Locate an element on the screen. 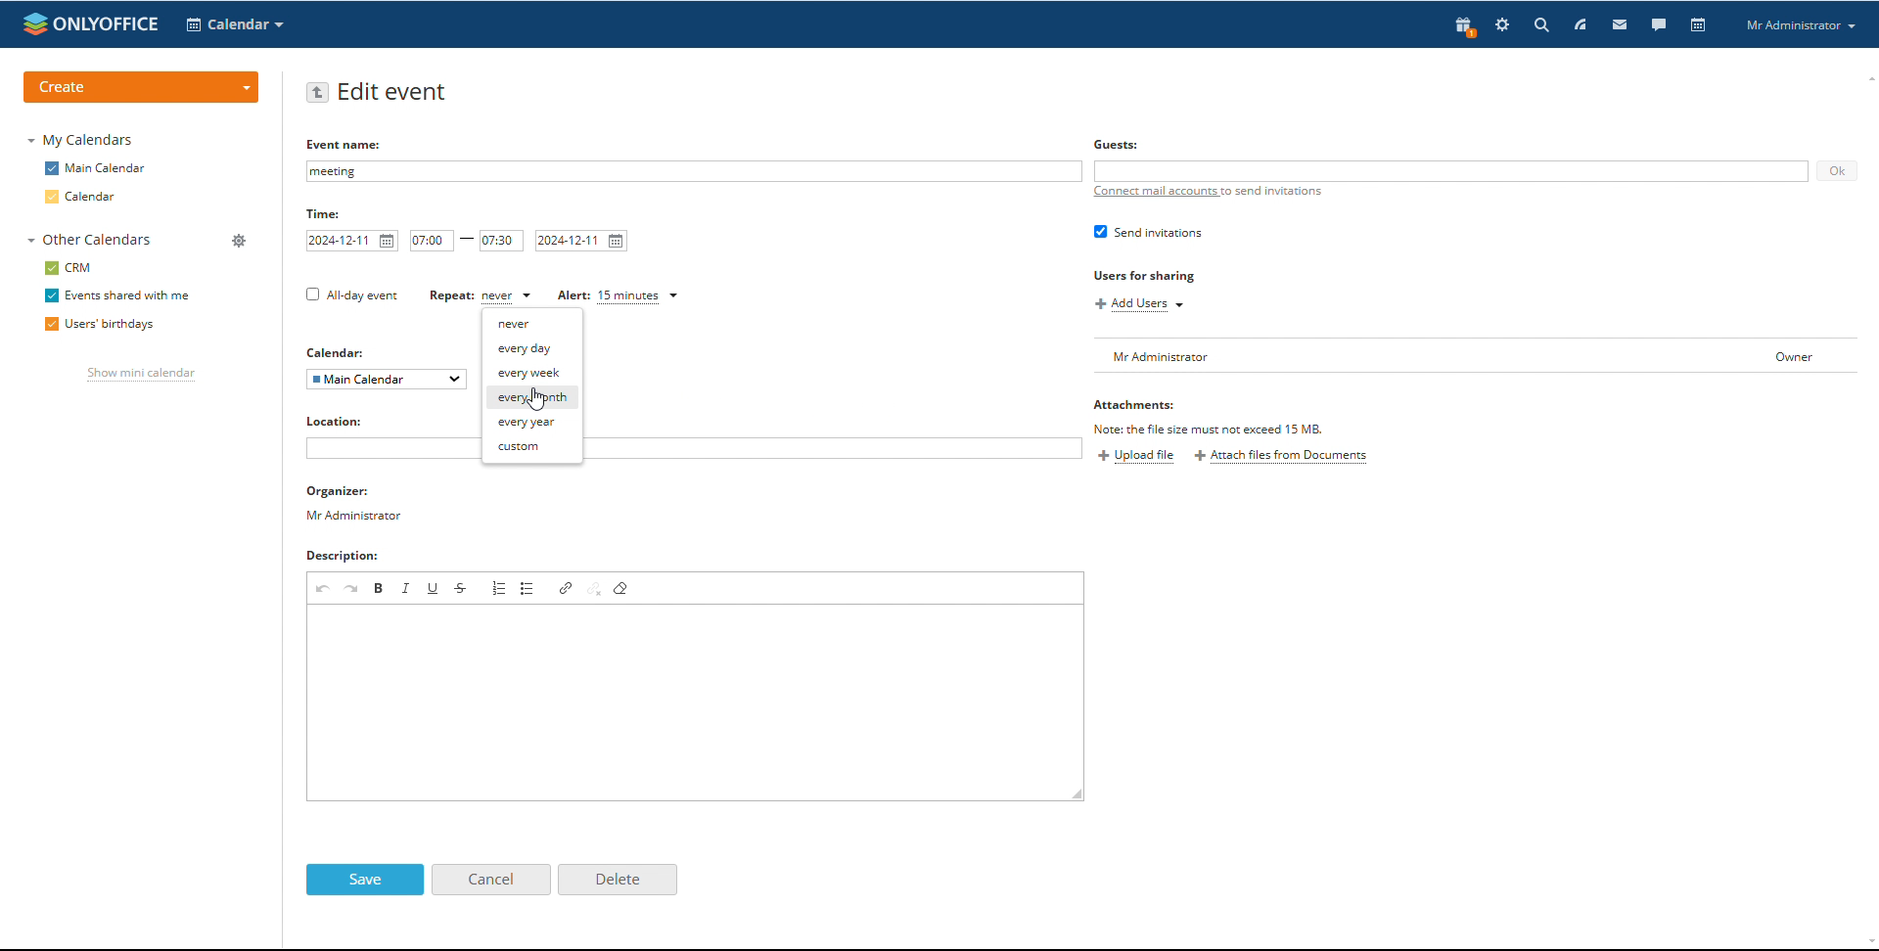 The height and width of the screenshot is (951, 1879). add description is located at coordinates (686, 702).